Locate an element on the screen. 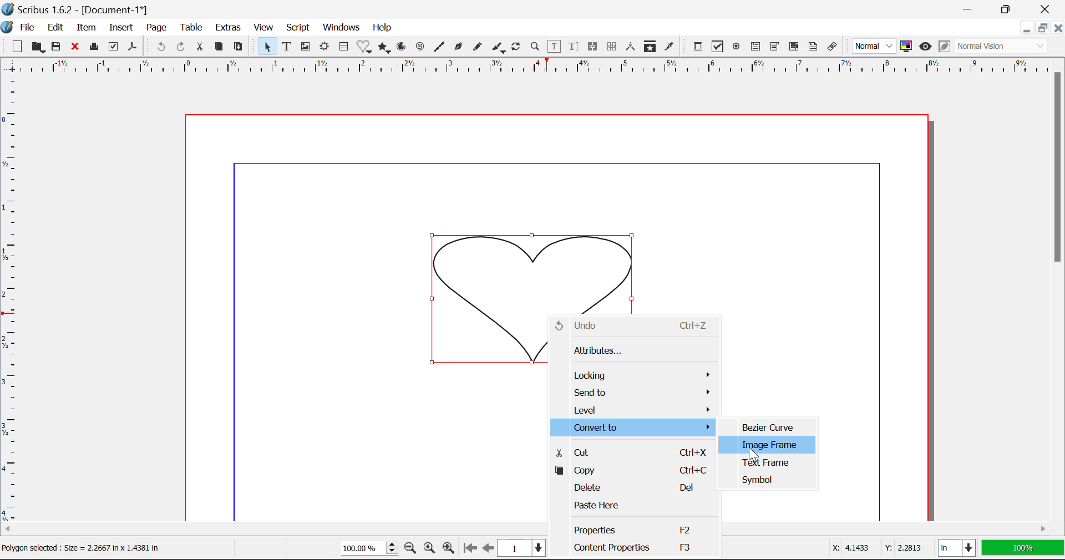 The height and width of the screenshot is (560, 1065). 1  is located at coordinates (521, 548).